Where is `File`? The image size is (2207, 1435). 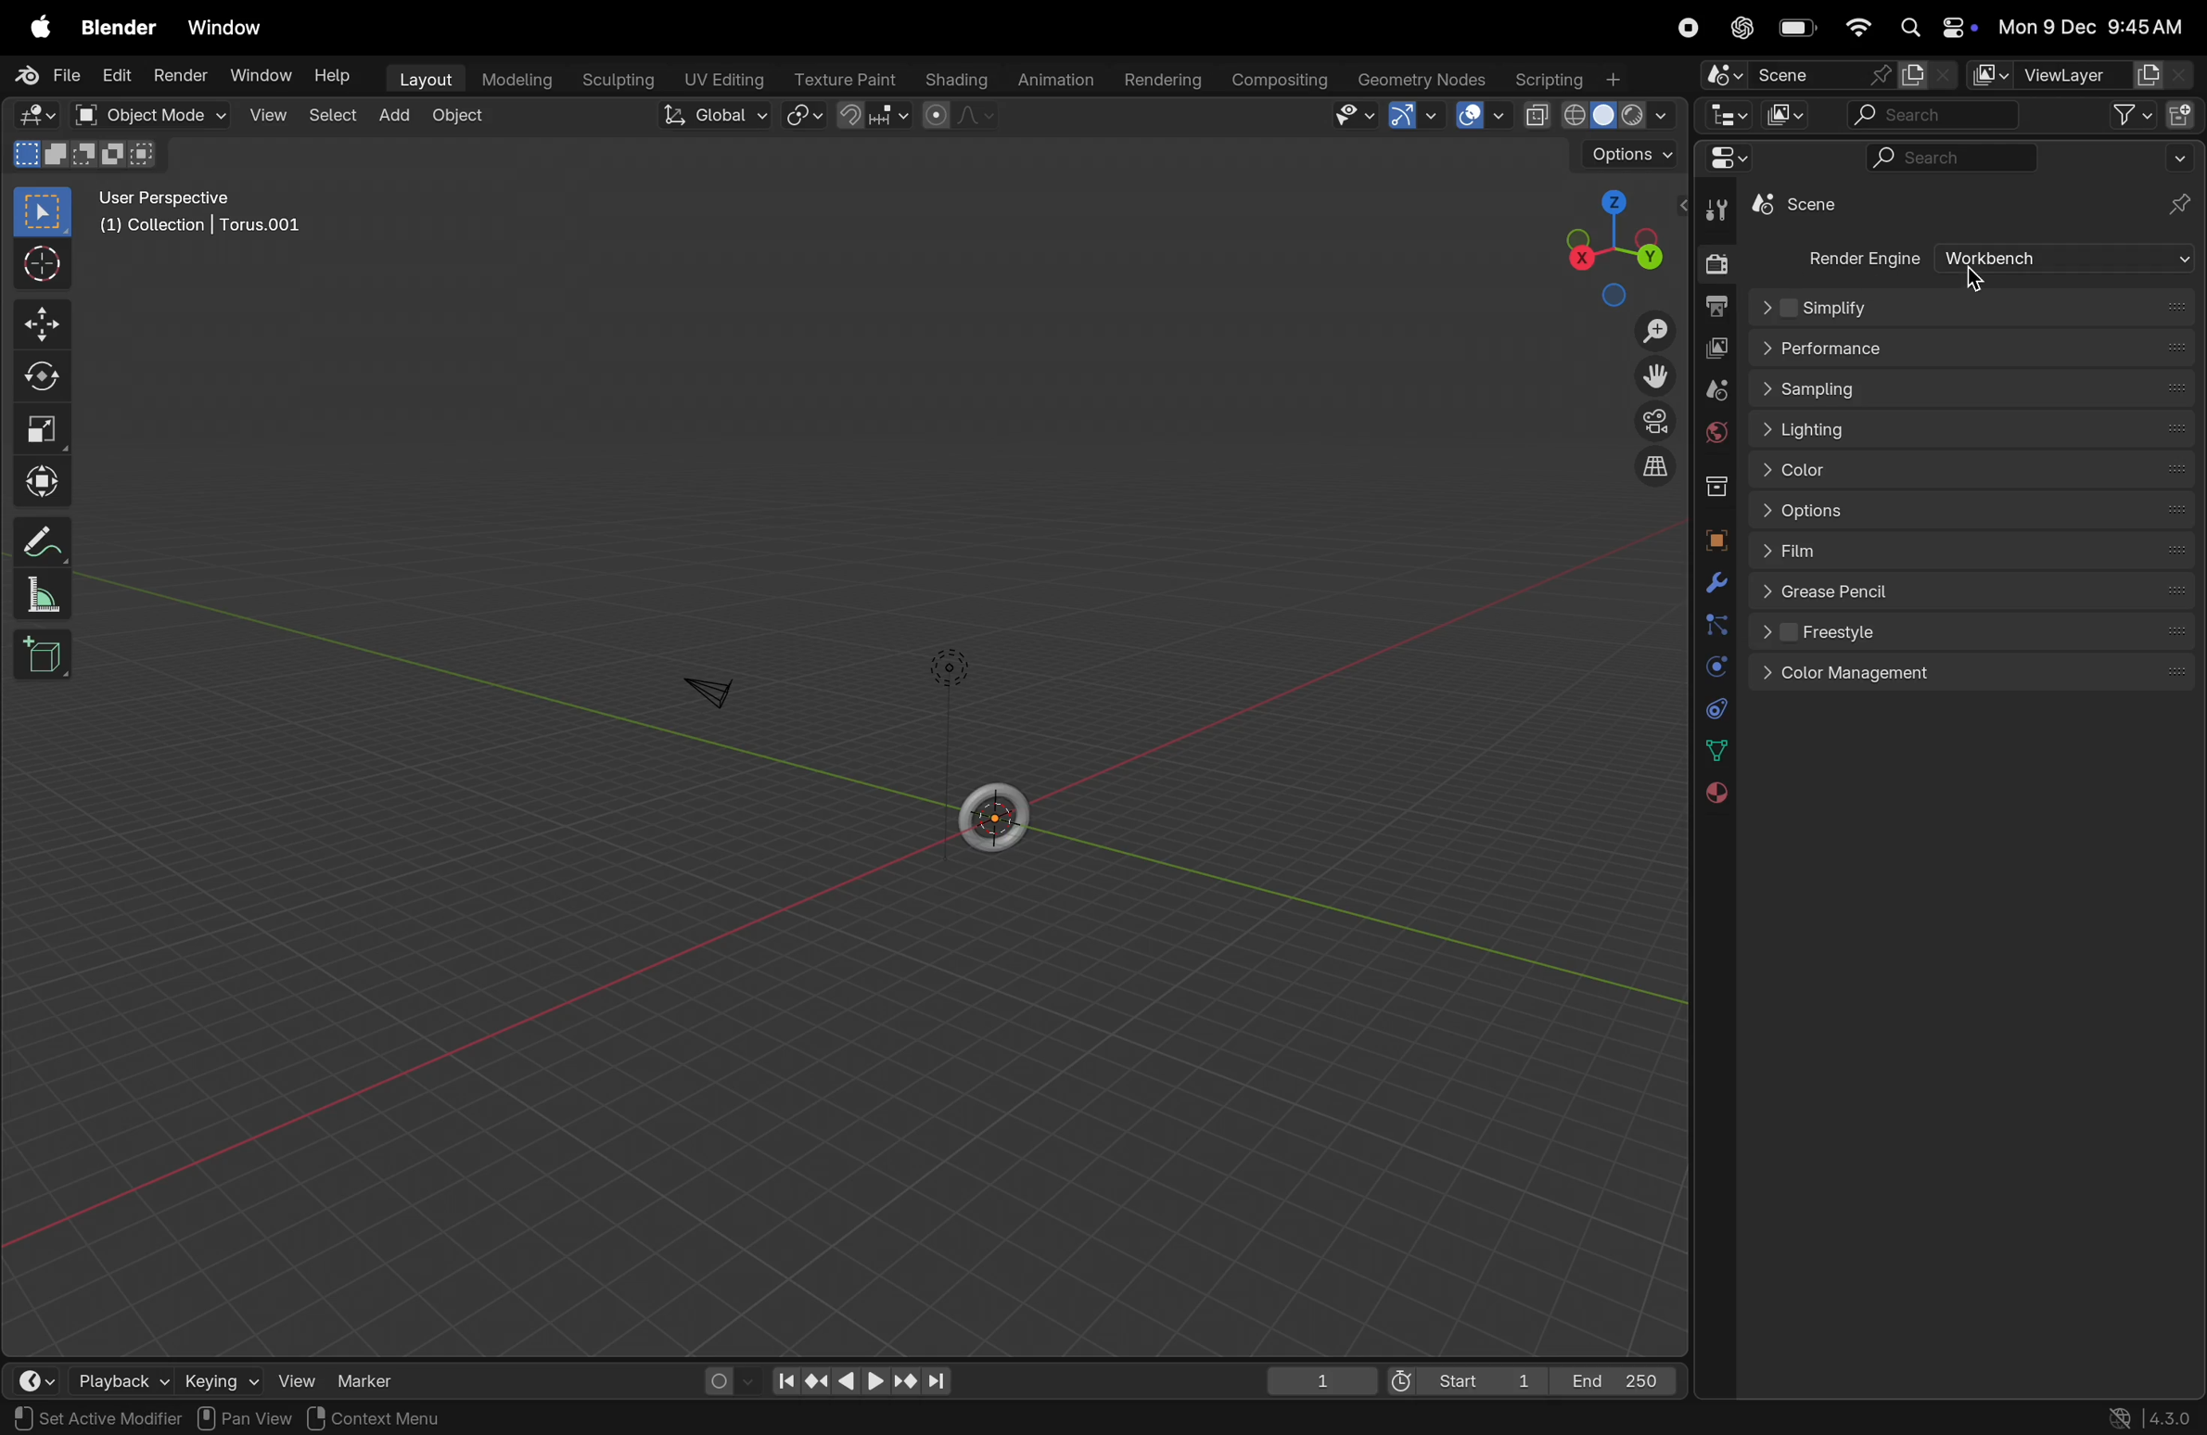
File is located at coordinates (45, 75).